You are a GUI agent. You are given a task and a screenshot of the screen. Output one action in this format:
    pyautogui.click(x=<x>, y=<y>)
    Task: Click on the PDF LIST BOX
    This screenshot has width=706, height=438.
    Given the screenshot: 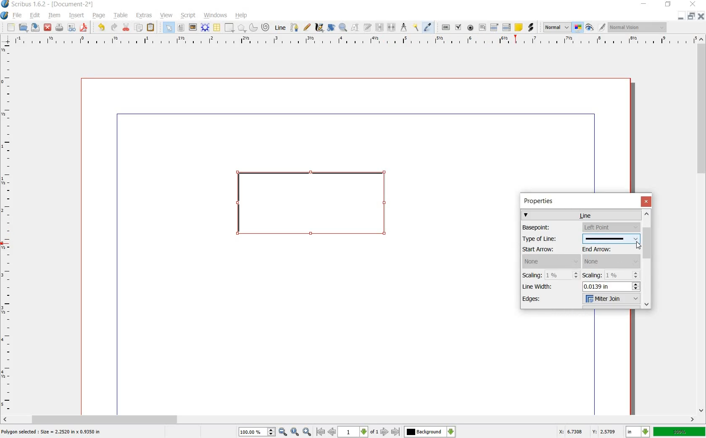 What is the action you would take?
    pyautogui.click(x=506, y=27)
    